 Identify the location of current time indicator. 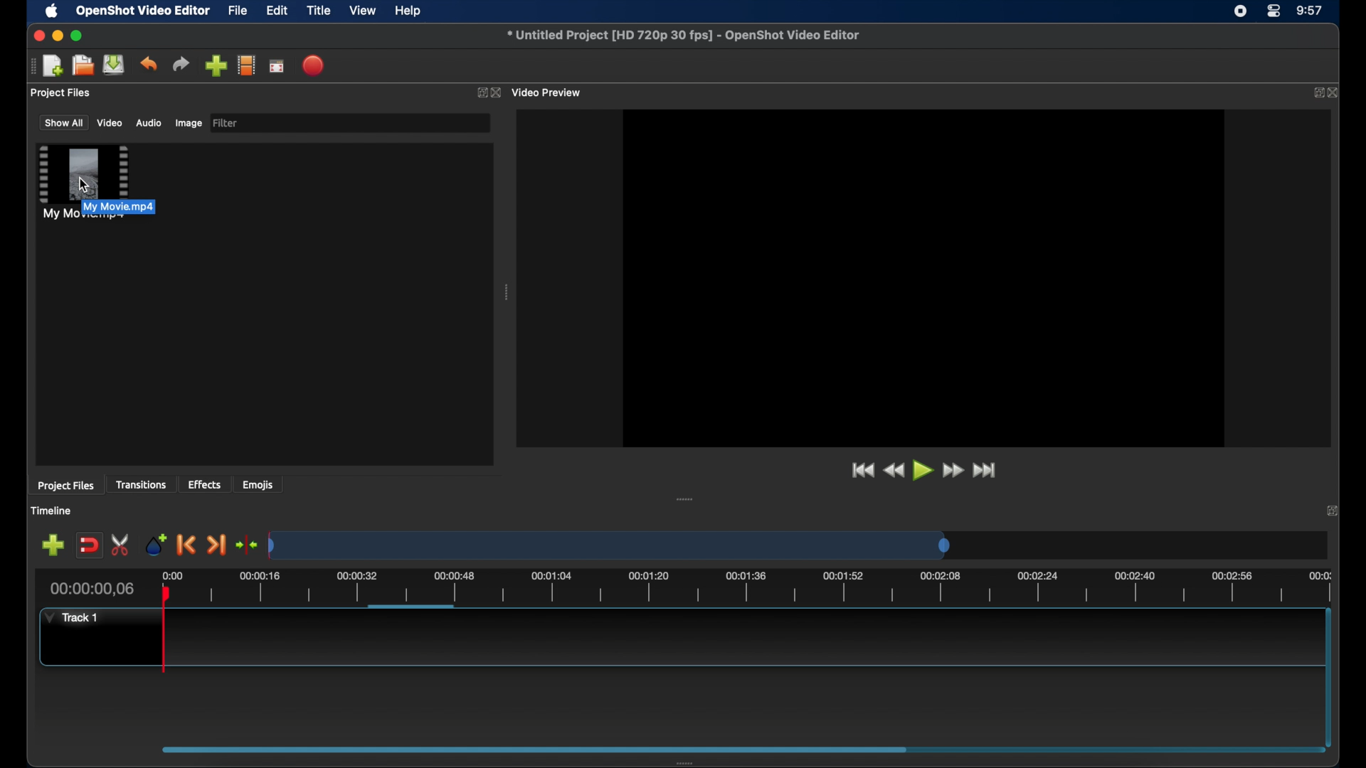
(92, 589).